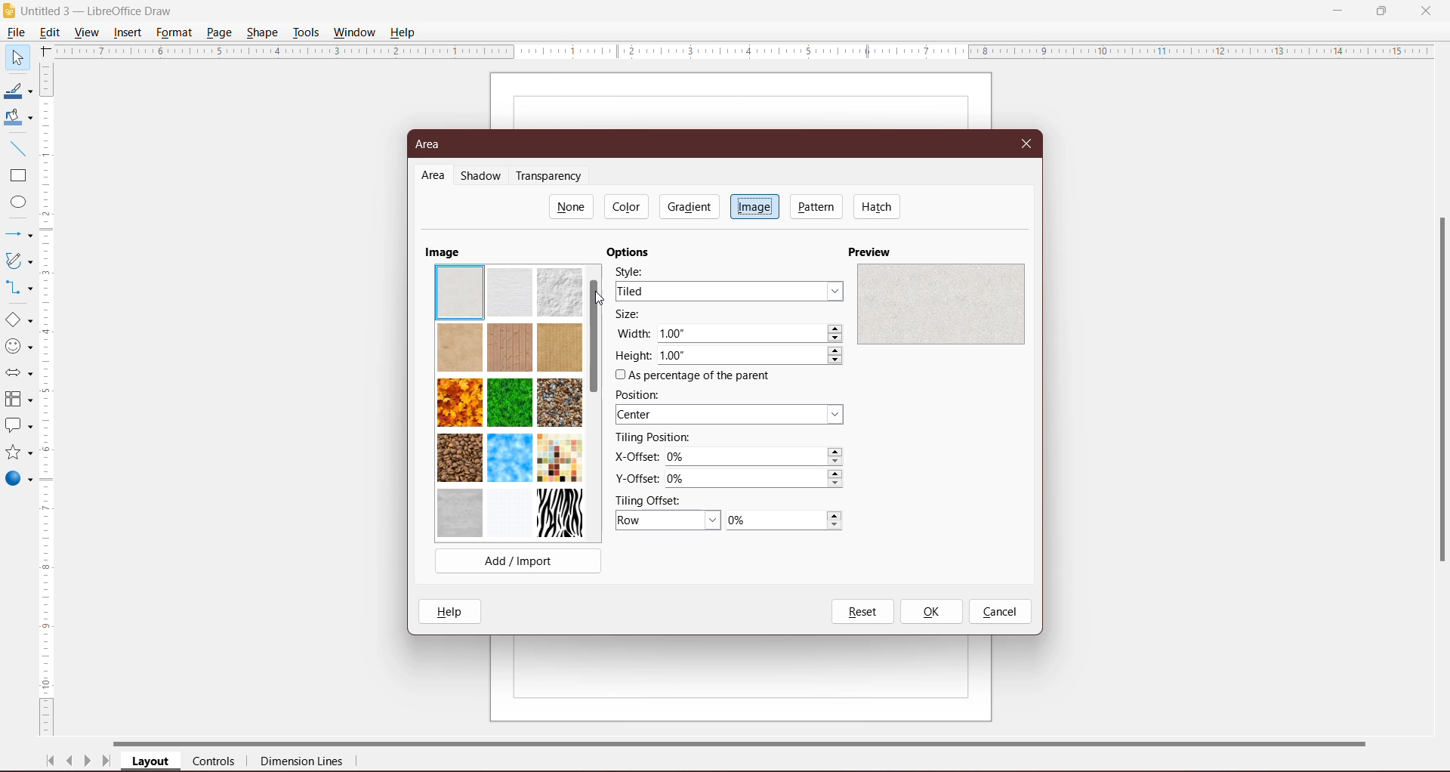 The height and width of the screenshot is (772, 1450). What do you see at coordinates (668, 521) in the screenshot?
I see `Set Tiling Offest` at bounding box center [668, 521].